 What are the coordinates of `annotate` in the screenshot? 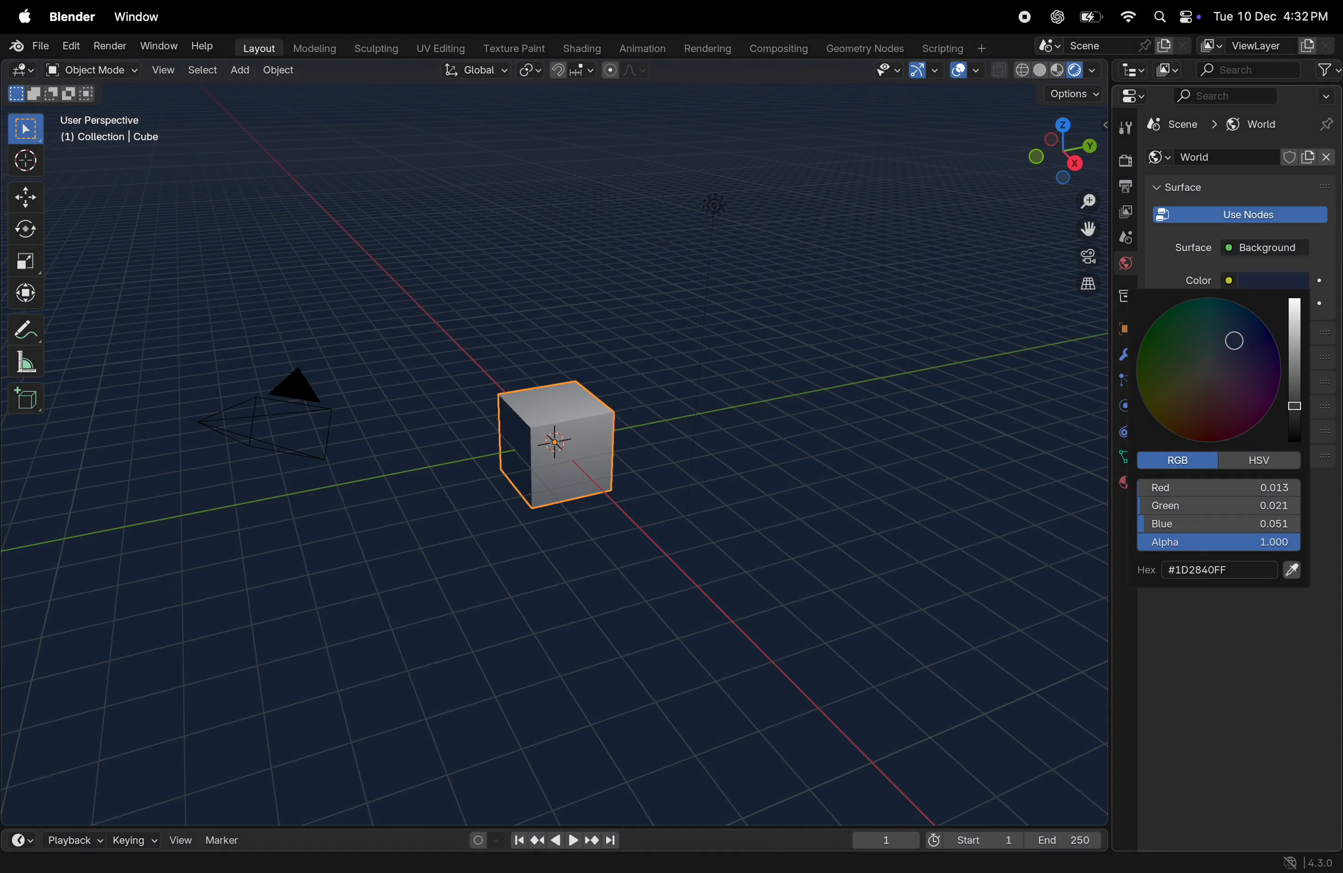 It's located at (29, 327).